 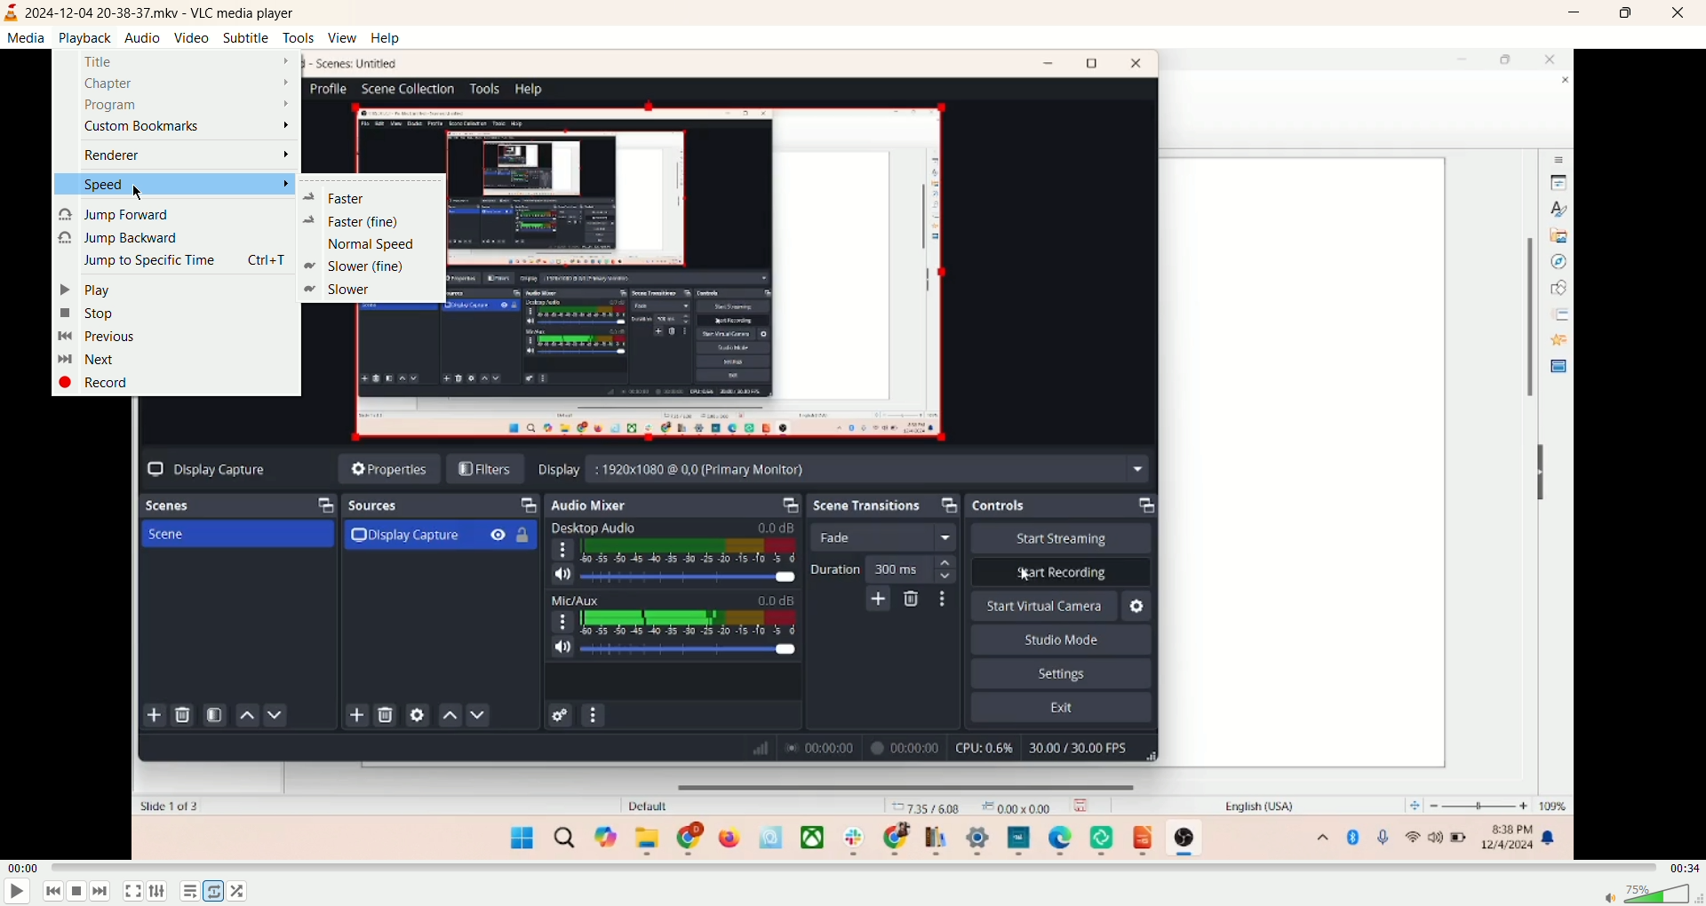 I want to click on audio, so click(x=142, y=36).